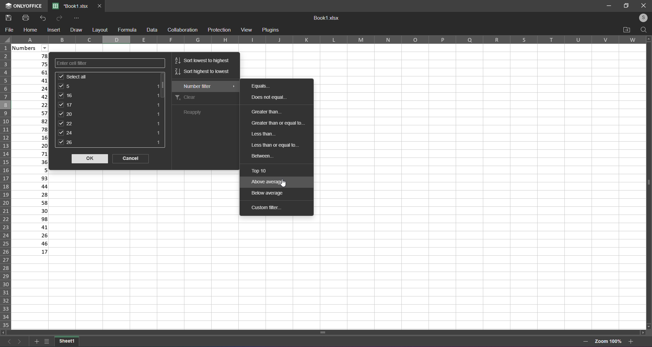 The image size is (652, 347). Describe the element at coordinates (109, 76) in the screenshot. I see `Select all` at that location.